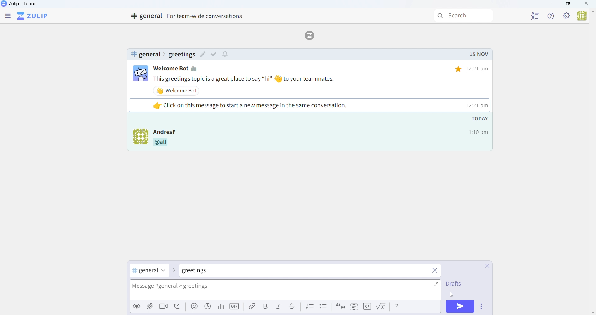 The height and width of the screenshot is (315, 596). I want to click on Drafts, so click(453, 285).